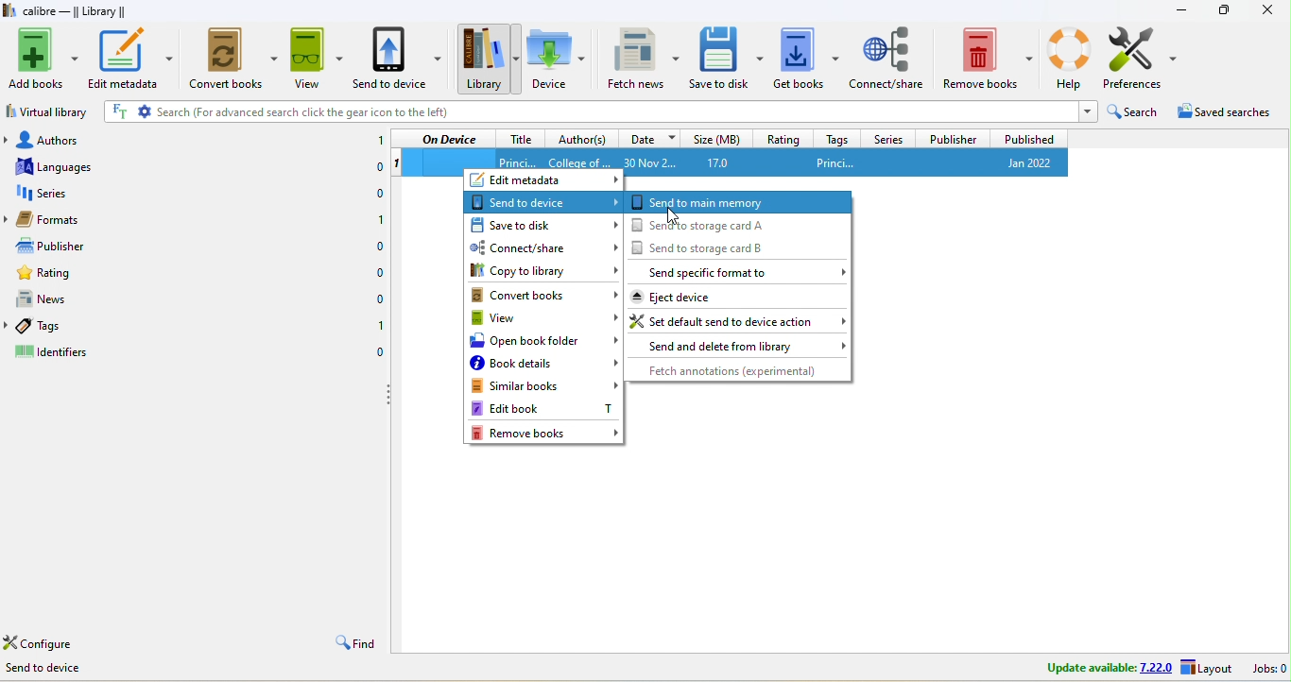 The width and height of the screenshot is (1291, 682). I want to click on series, so click(55, 193).